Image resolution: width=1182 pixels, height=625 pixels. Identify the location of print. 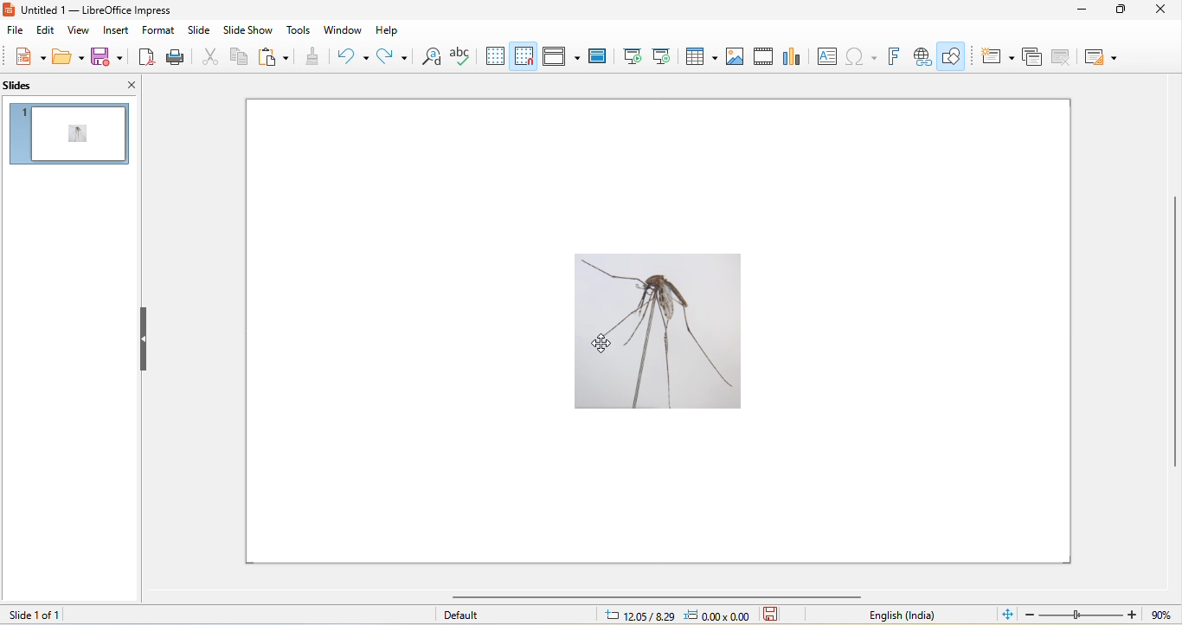
(177, 56).